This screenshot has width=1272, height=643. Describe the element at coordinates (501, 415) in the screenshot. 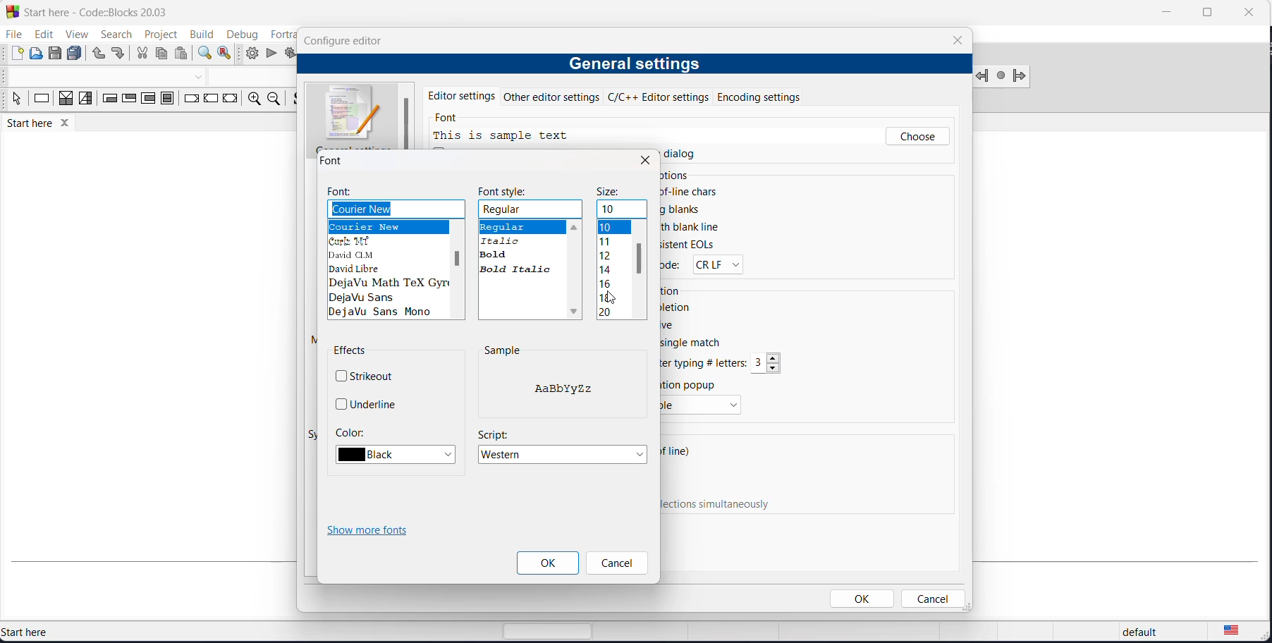

I see `selection brace competion` at that location.